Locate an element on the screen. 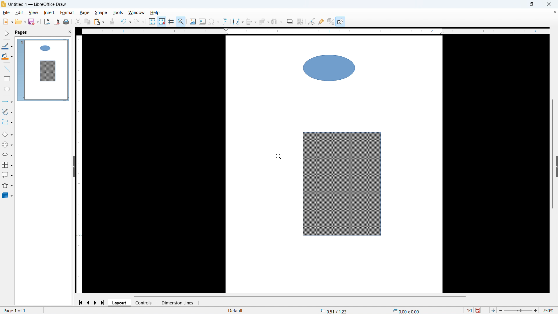  Zoom  is located at coordinates (181, 21).